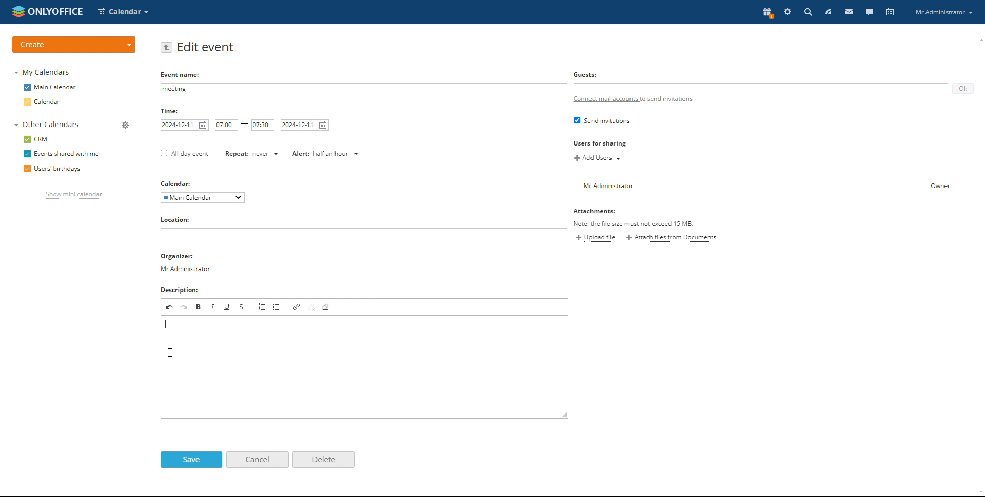  What do you see at coordinates (596, 238) in the screenshot?
I see `upload file` at bounding box center [596, 238].